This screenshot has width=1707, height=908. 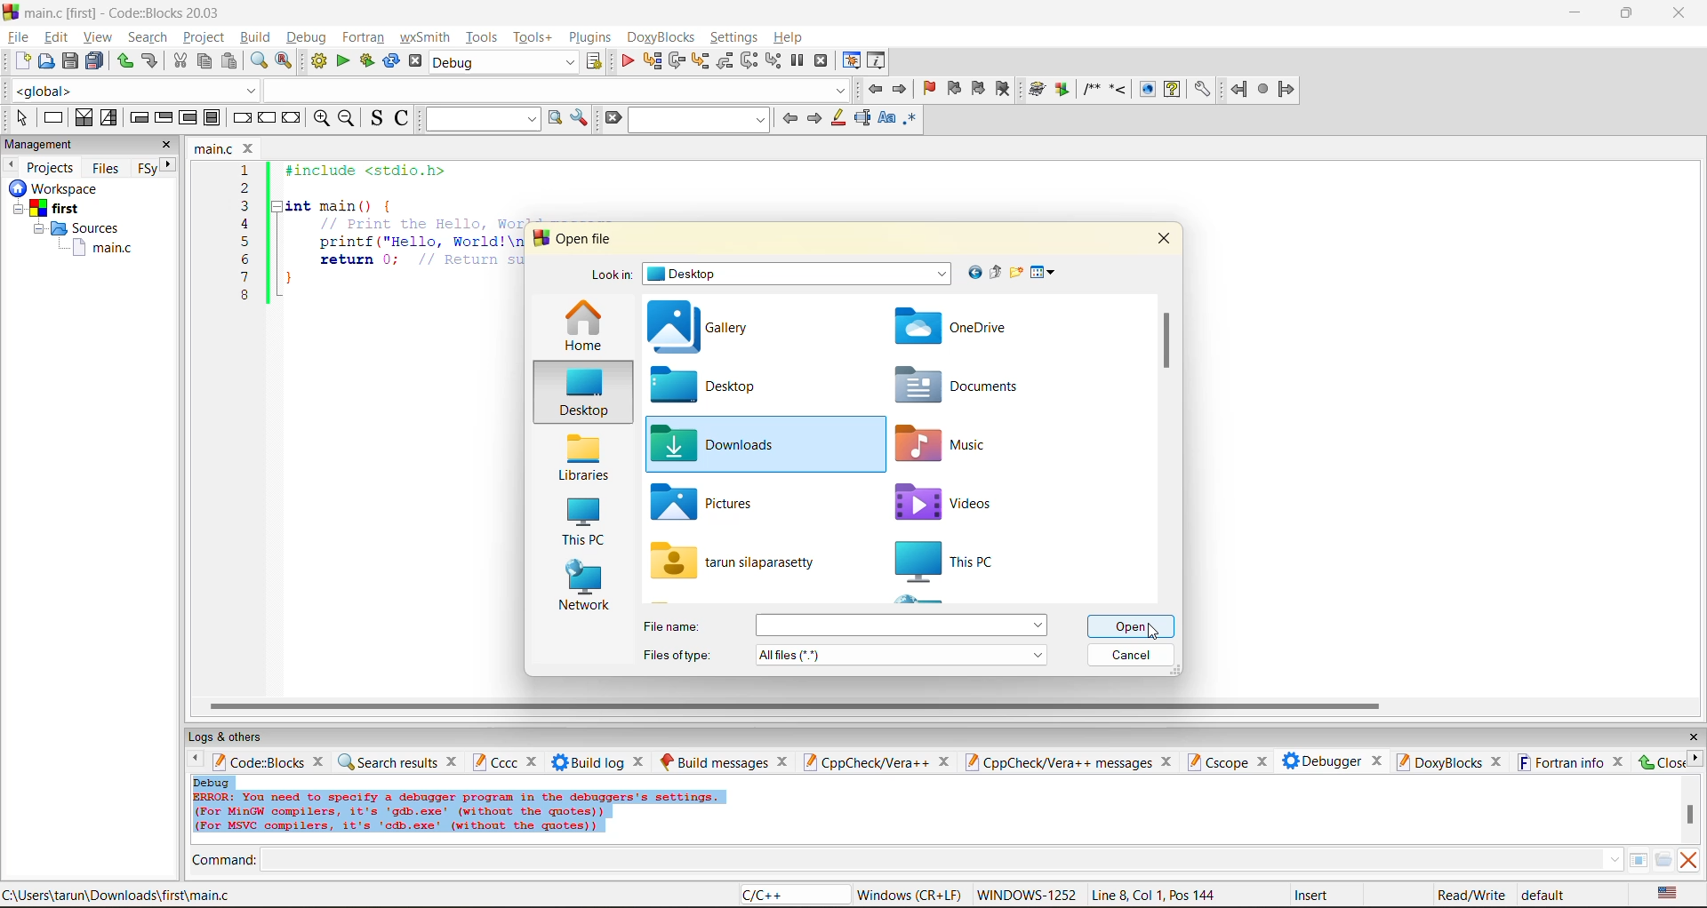 What do you see at coordinates (677, 653) in the screenshot?
I see `file type` at bounding box center [677, 653].